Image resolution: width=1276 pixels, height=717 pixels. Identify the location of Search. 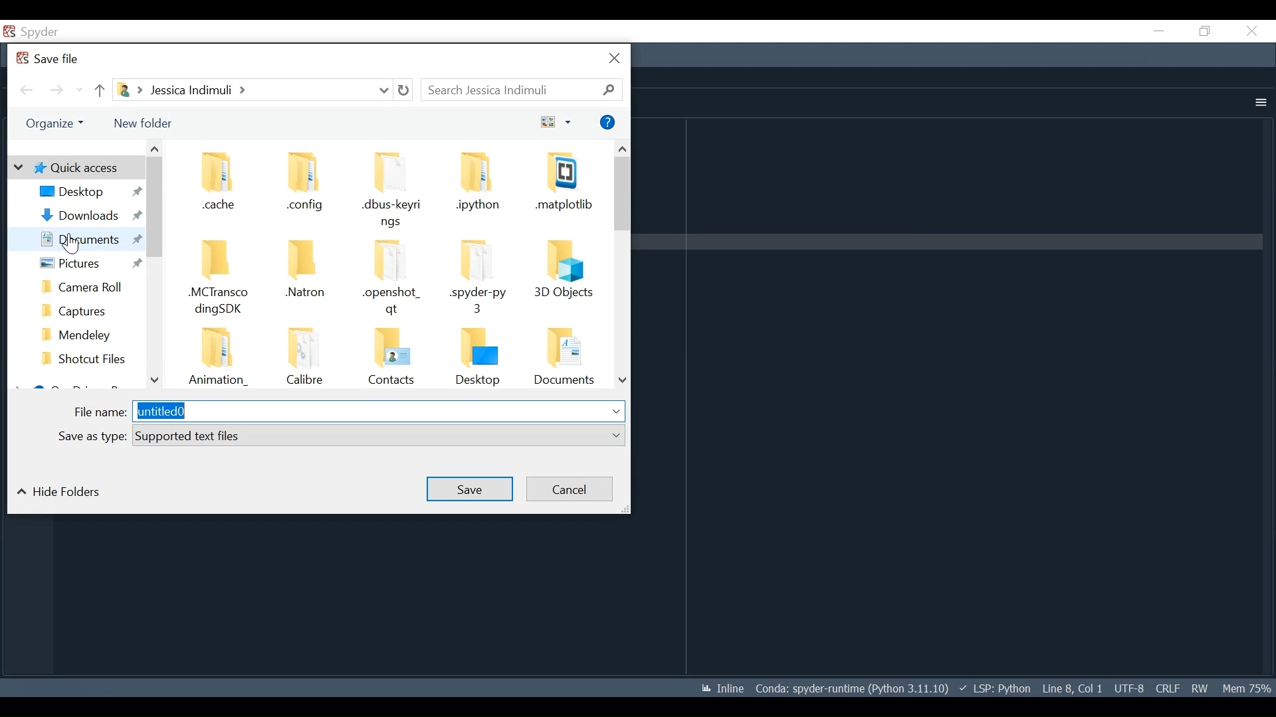
(521, 89).